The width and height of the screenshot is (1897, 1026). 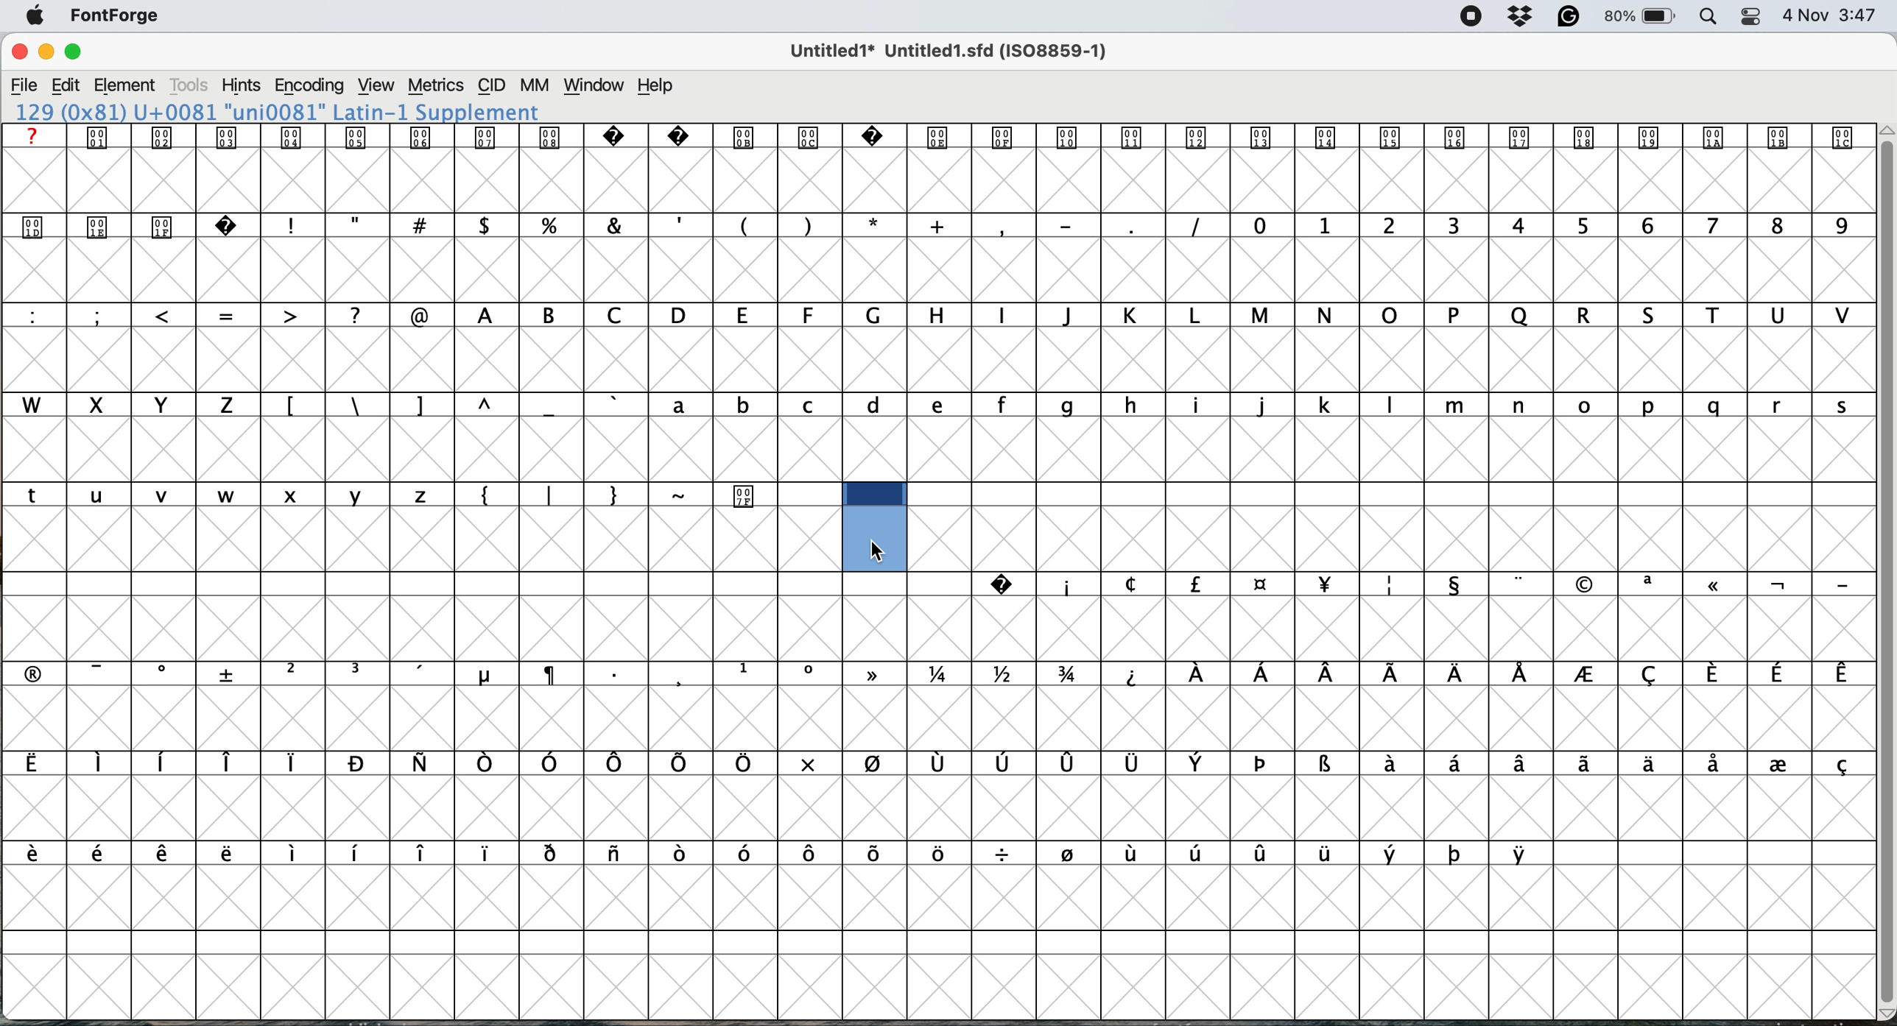 What do you see at coordinates (125, 87) in the screenshot?
I see `Element` at bounding box center [125, 87].